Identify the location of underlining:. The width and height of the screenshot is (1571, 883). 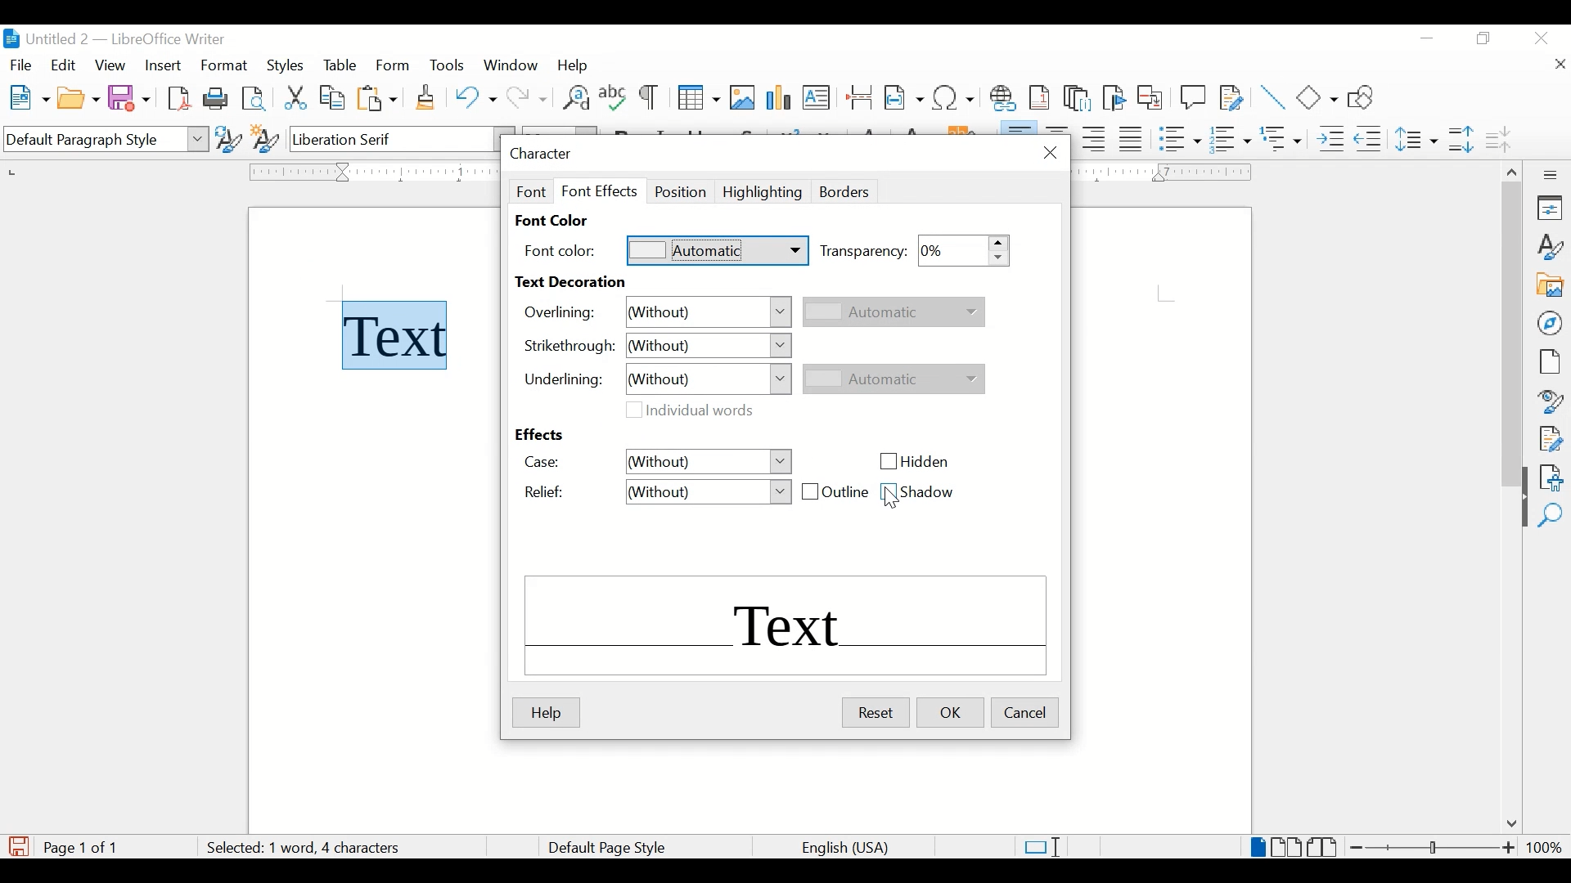
(562, 381).